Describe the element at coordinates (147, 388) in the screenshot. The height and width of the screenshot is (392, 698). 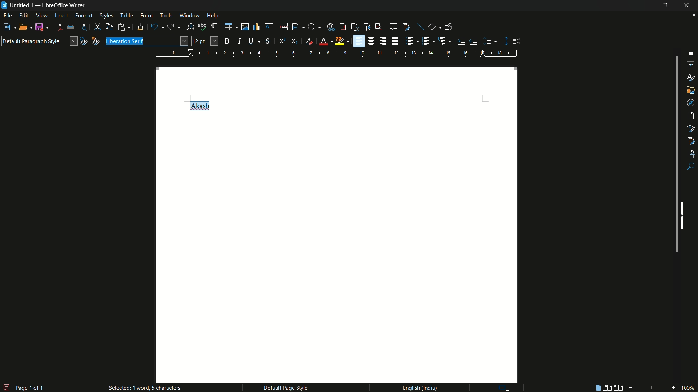
I see `words and characters` at that location.